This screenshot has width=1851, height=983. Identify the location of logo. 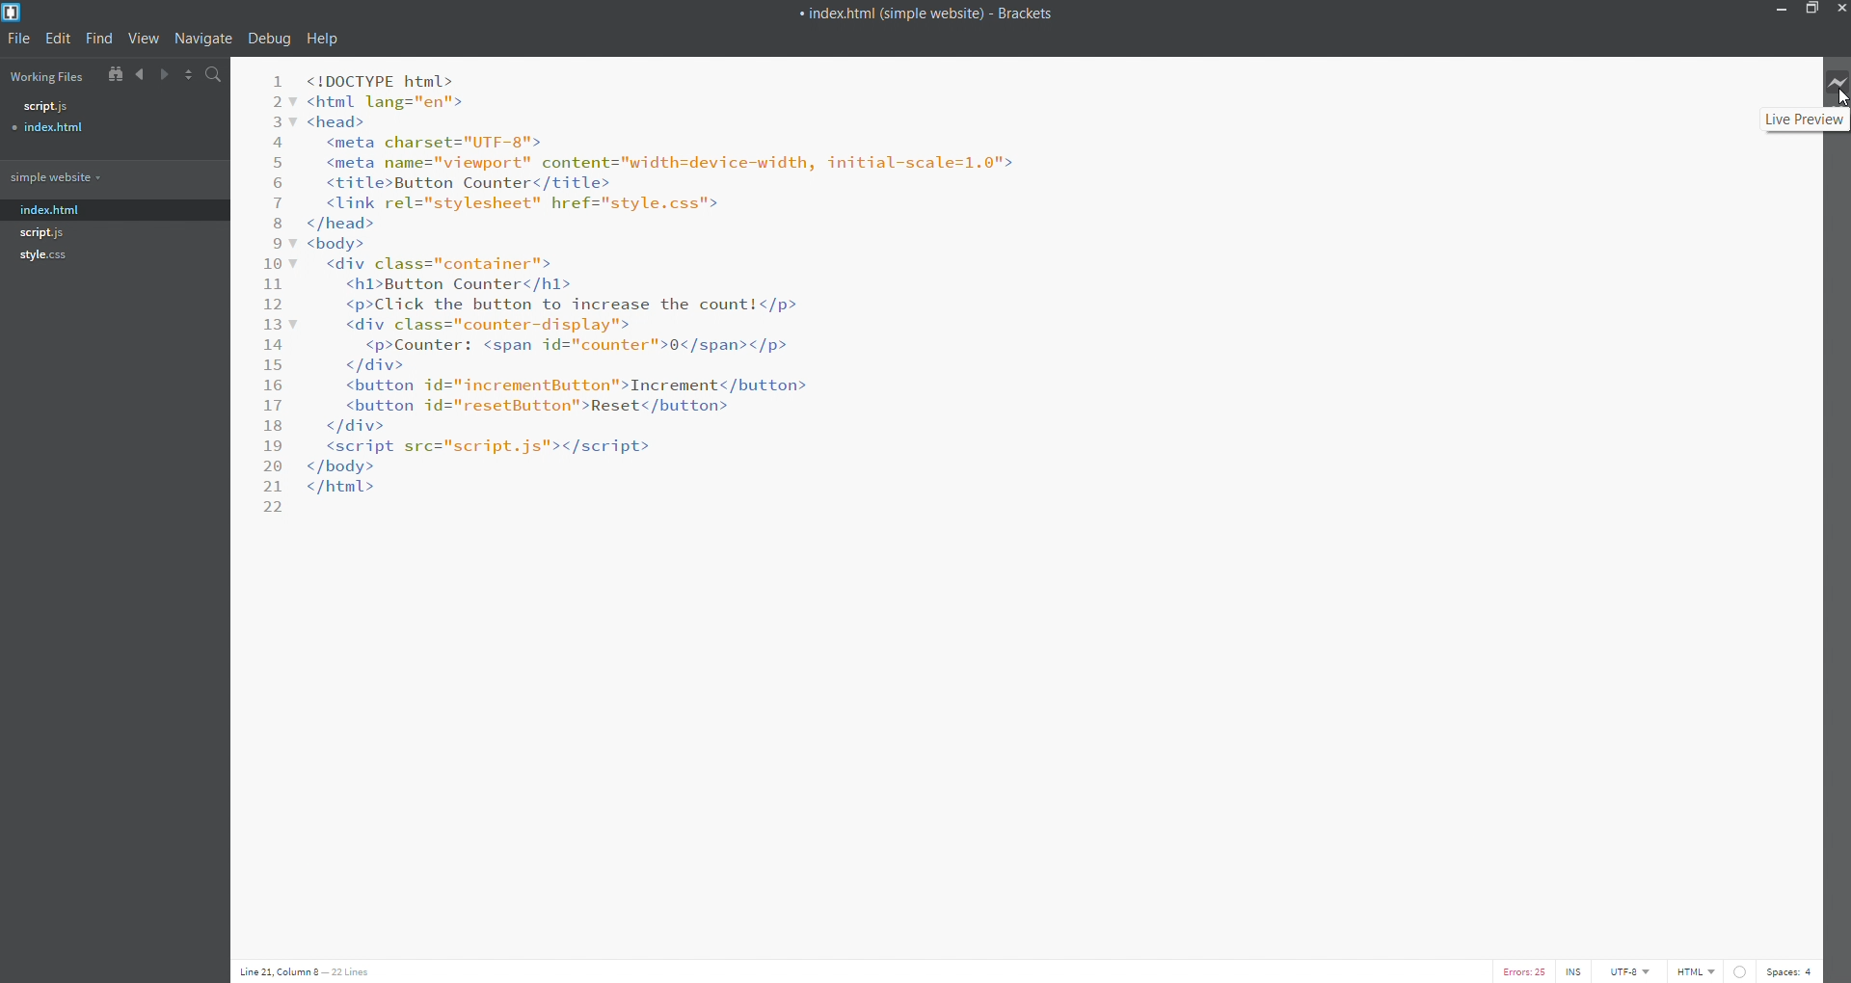
(15, 12).